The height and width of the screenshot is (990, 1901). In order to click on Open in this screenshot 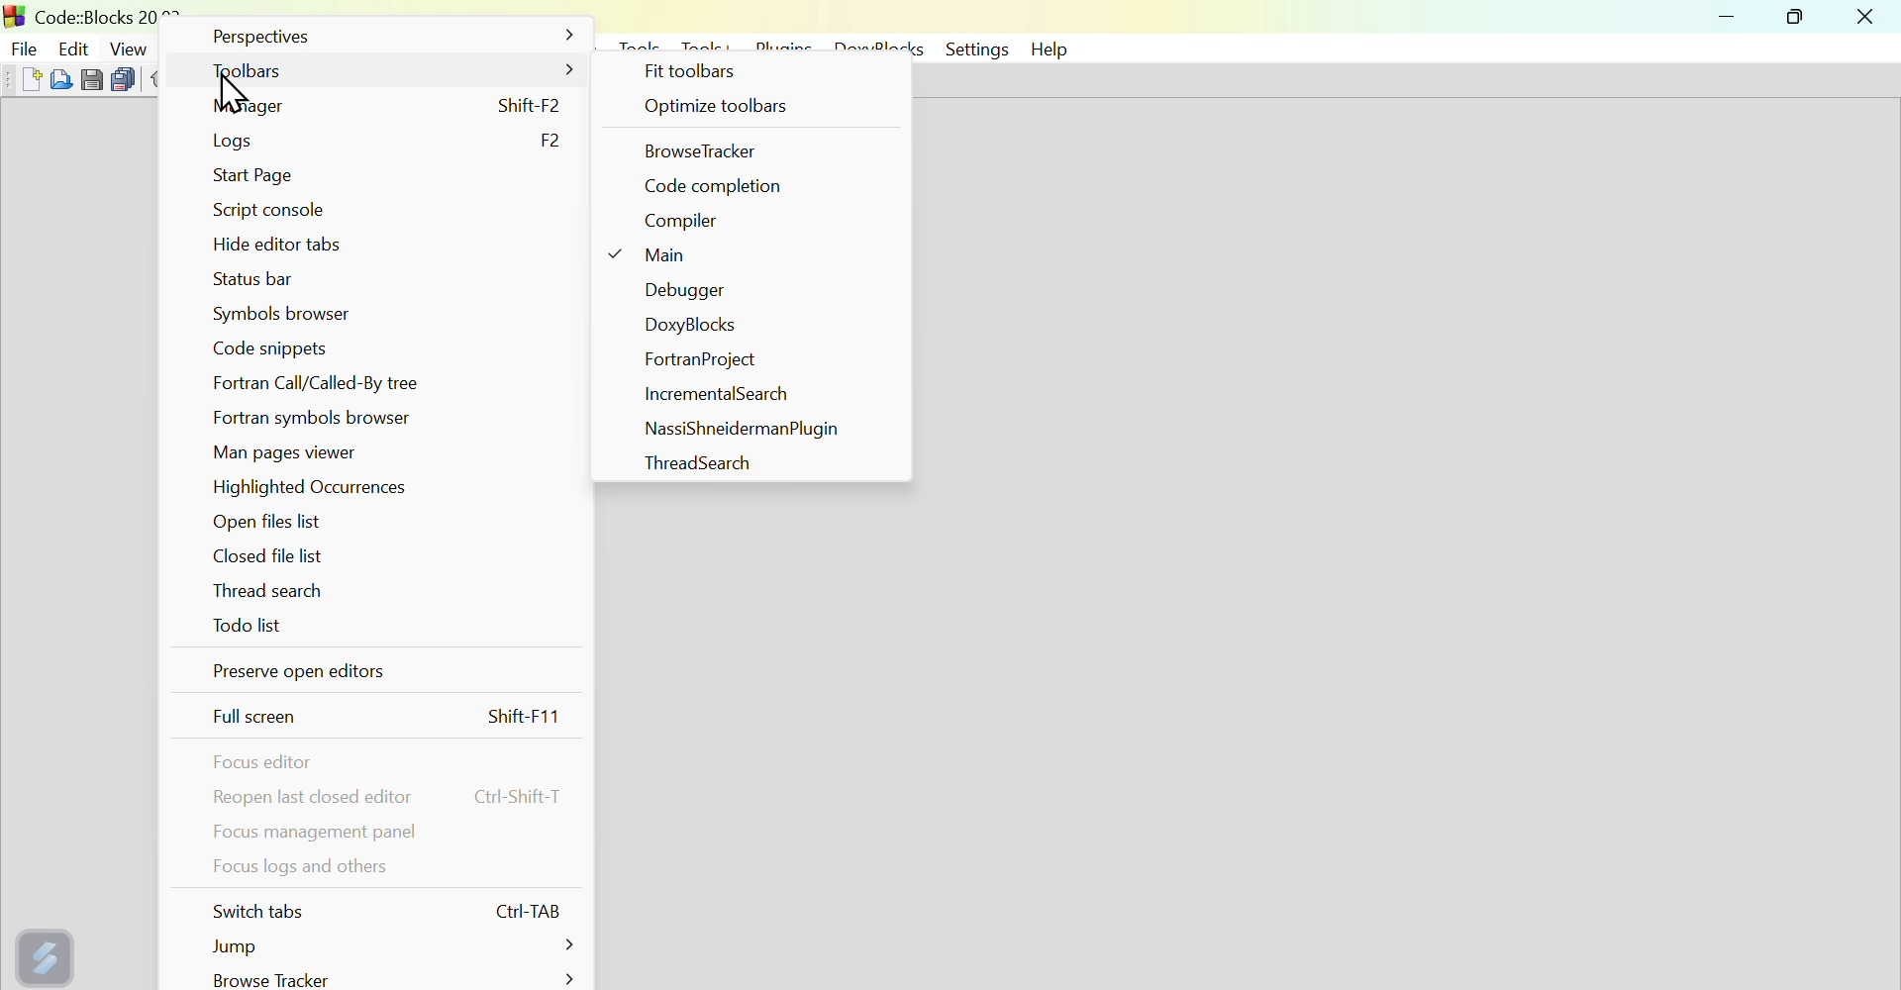, I will do `click(57, 78)`.